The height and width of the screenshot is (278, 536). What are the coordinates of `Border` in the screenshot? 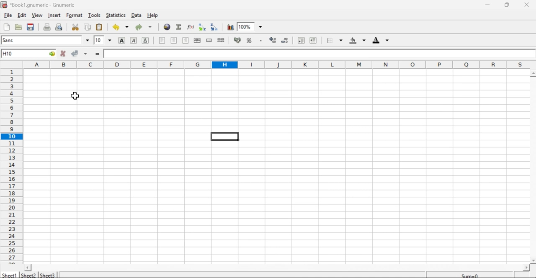 It's located at (329, 40).